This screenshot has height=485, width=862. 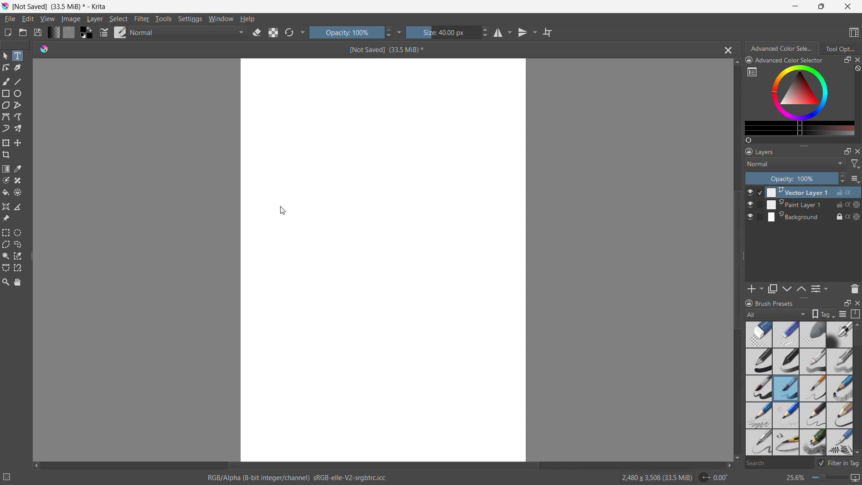 What do you see at coordinates (736, 62) in the screenshot?
I see `scroll up` at bounding box center [736, 62].